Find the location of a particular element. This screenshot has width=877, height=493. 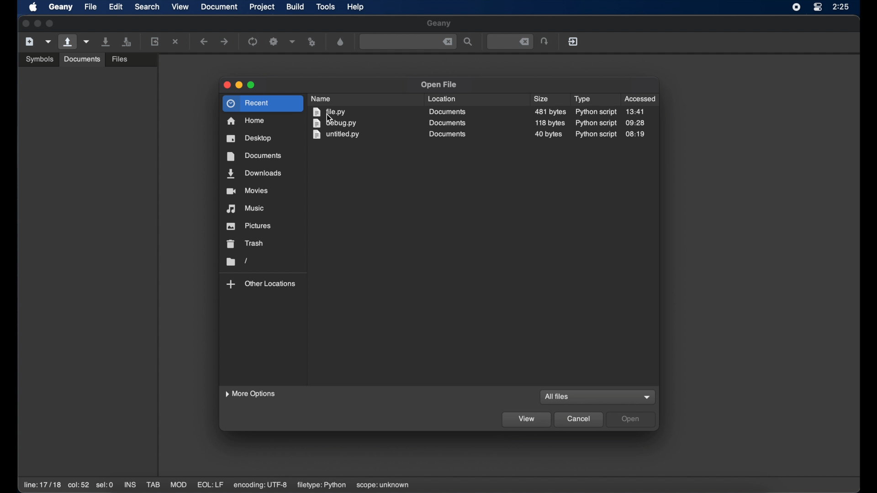

screen recorder icon is located at coordinates (797, 7).